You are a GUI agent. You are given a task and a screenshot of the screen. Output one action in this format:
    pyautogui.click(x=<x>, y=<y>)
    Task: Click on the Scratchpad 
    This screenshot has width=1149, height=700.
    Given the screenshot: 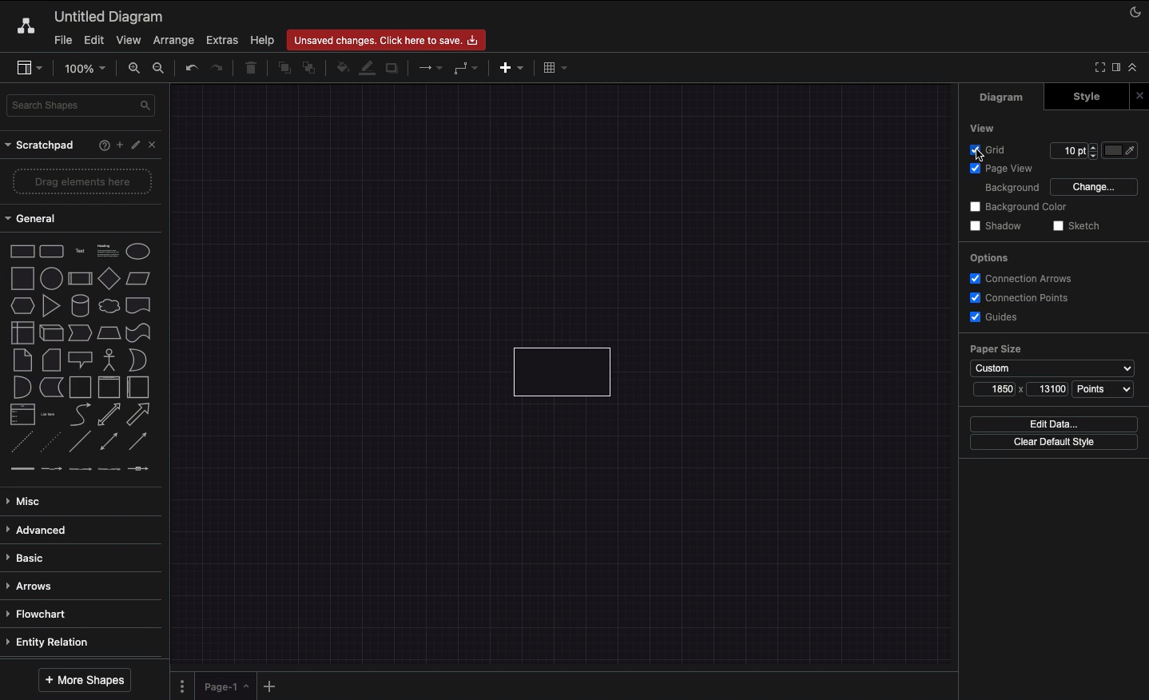 What is the action you would take?
    pyautogui.click(x=39, y=146)
    